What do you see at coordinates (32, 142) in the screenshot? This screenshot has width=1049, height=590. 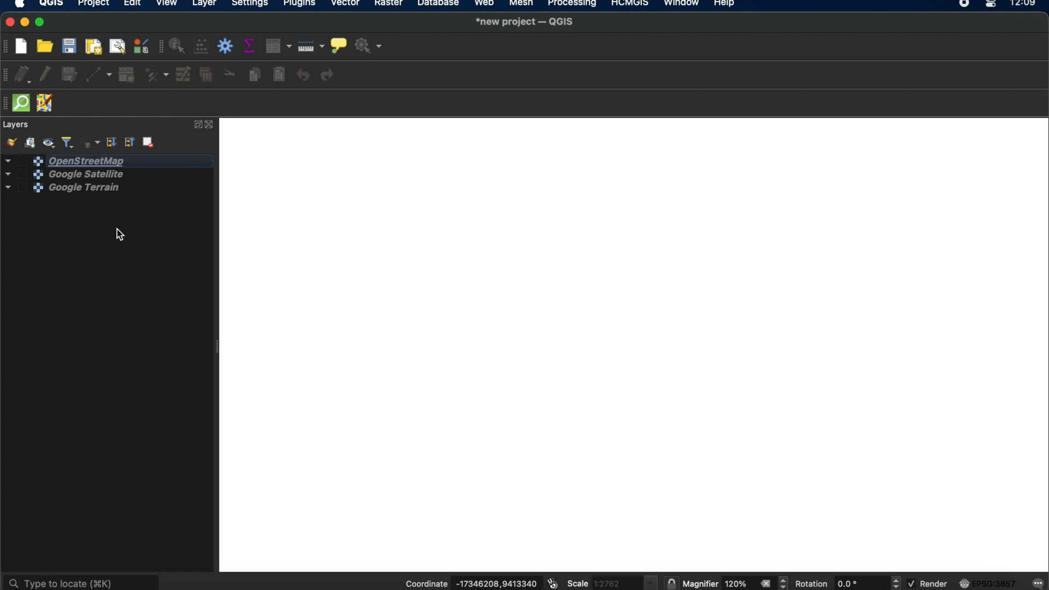 I see `add group` at bounding box center [32, 142].